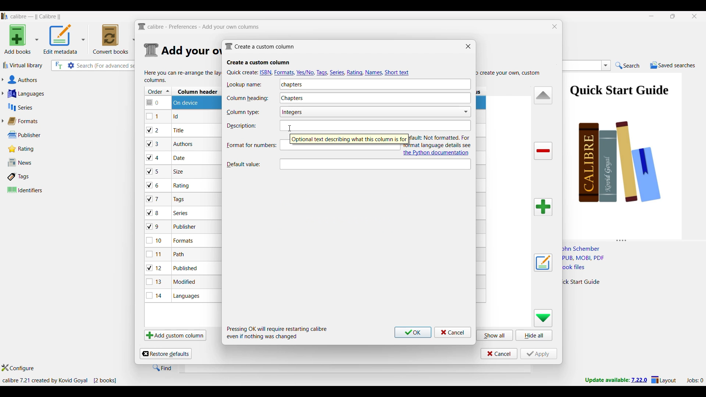  What do you see at coordinates (449, 112) in the screenshot?
I see `Toggle for Show checkmarks` at bounding box center [449, 112].